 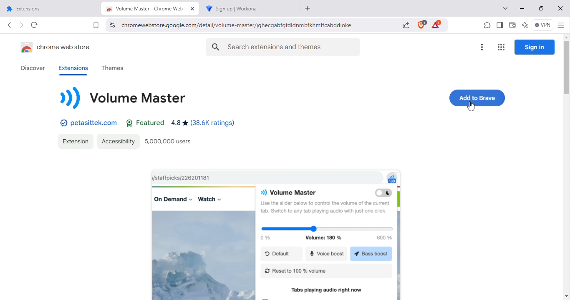 What do you see at coordinates (565, 165) in the screenshot?
I see `Scroll bar` at bounding box center [565, 165].